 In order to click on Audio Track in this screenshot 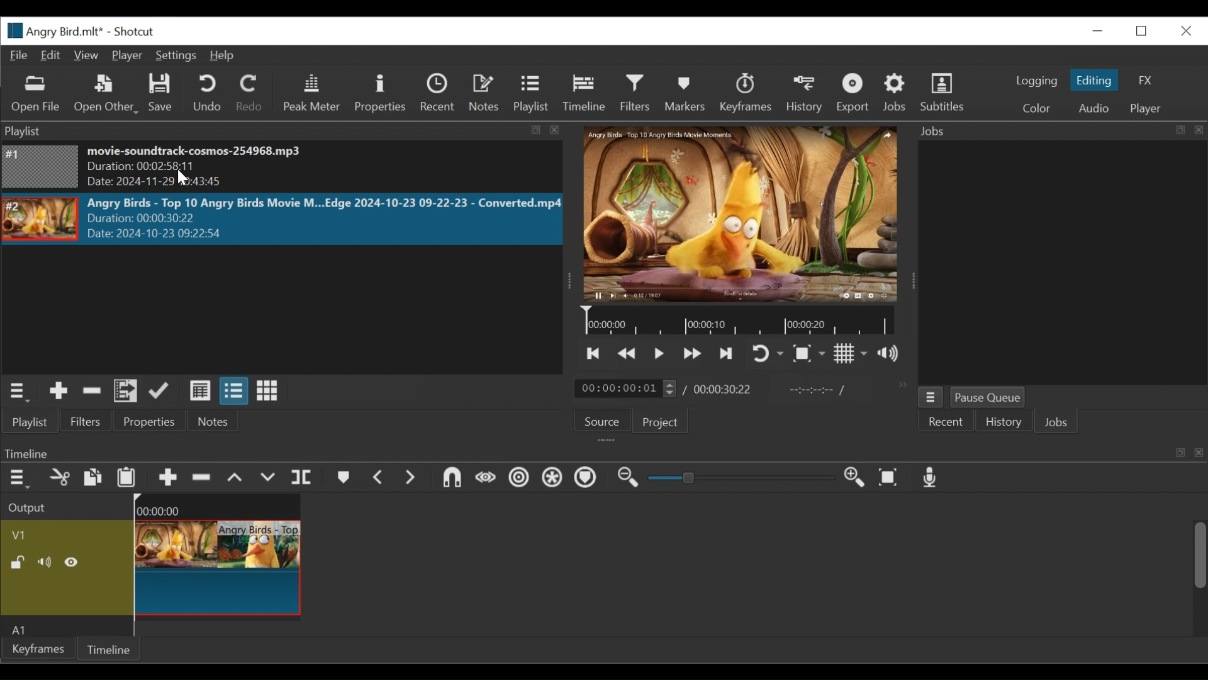, I will do `click(65, 627)`.